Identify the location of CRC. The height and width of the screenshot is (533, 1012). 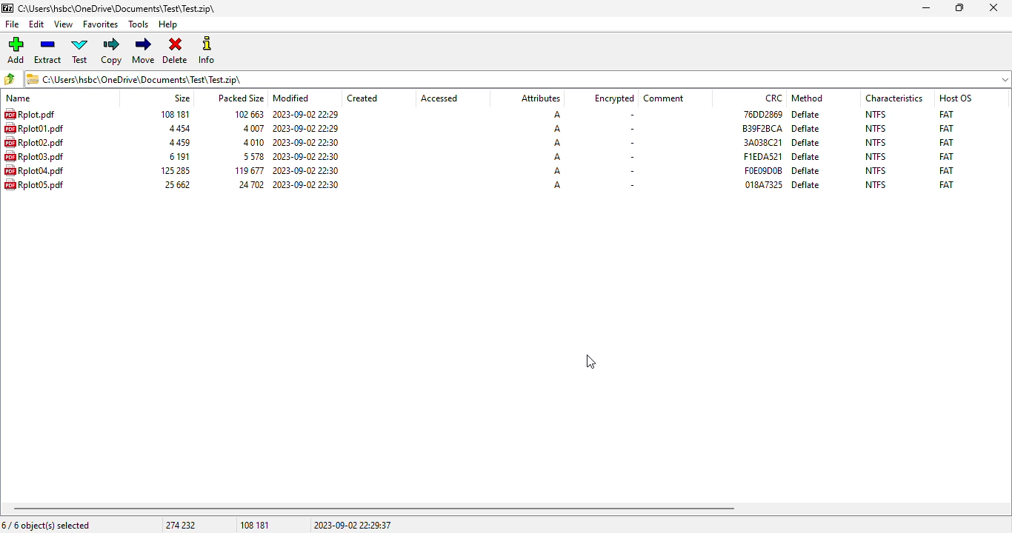
(762, 156).